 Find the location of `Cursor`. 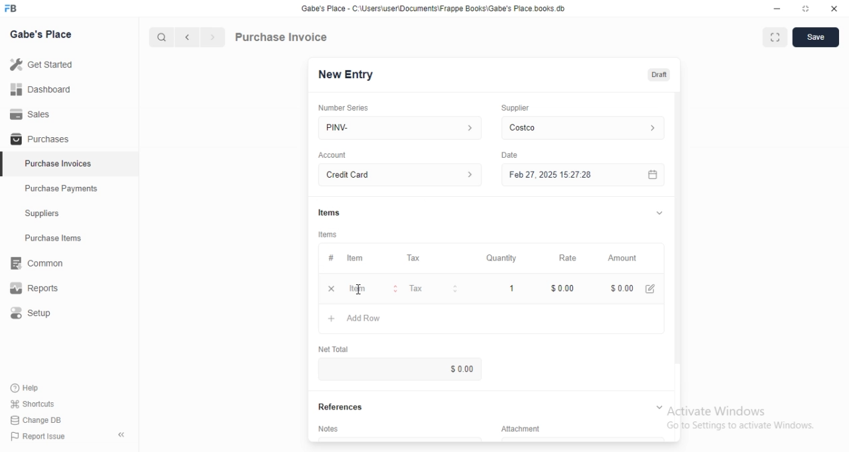

Cursor is located at coordinates (358, 289).